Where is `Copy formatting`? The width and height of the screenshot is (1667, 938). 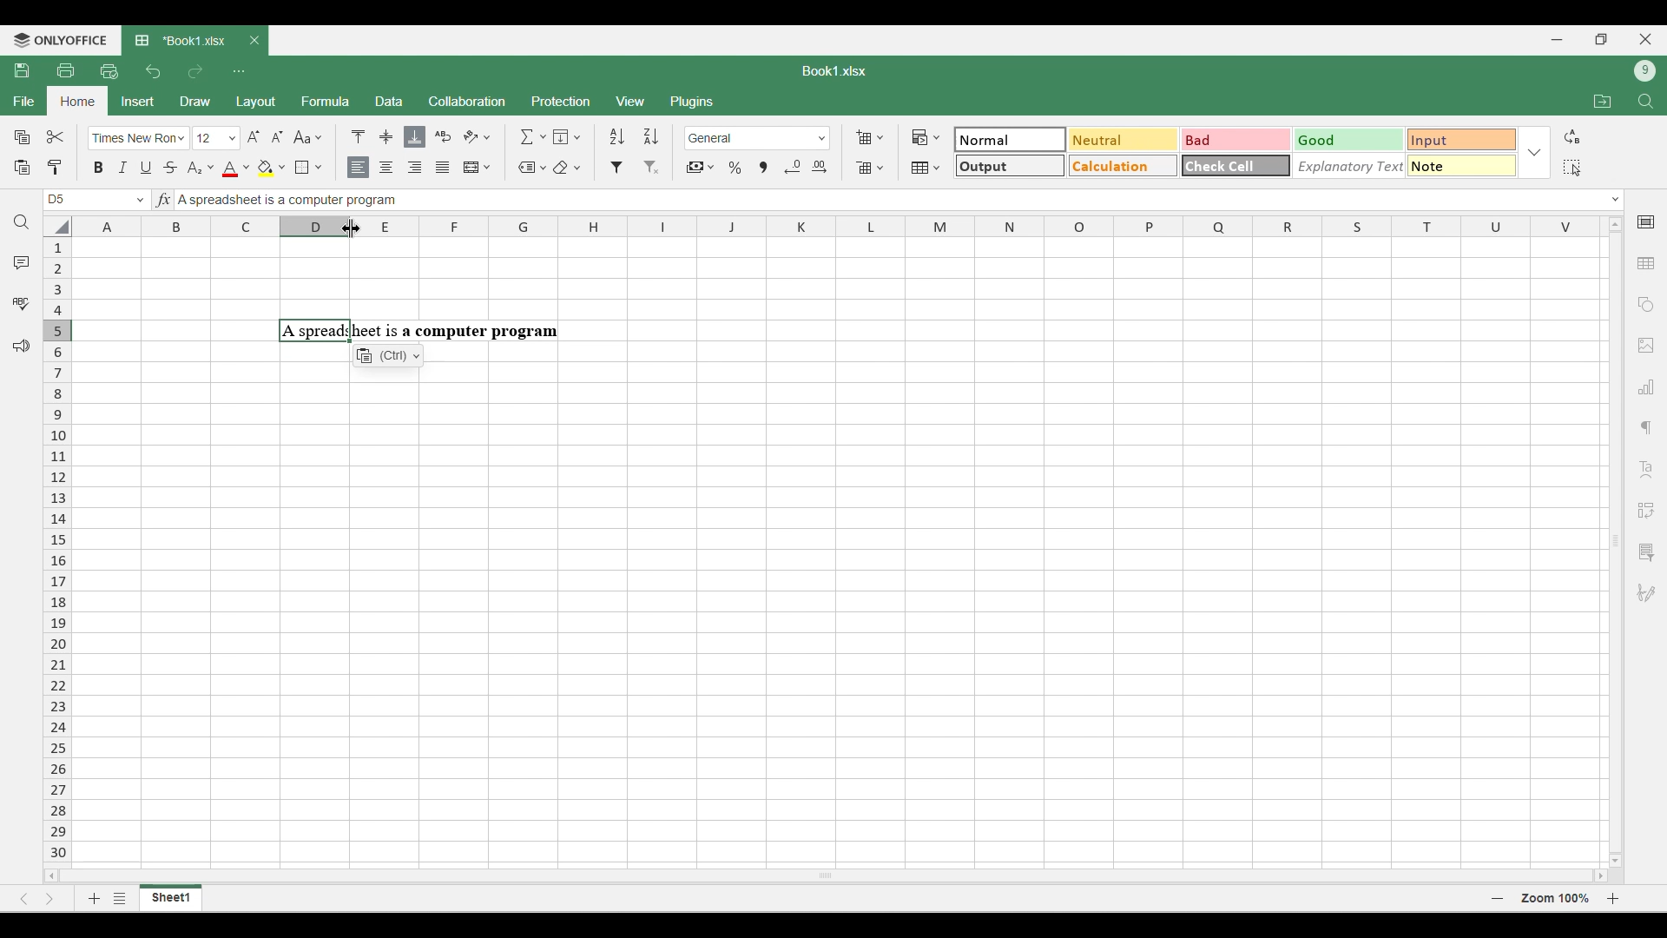
Copy formatting is located at coordinates (56, 167).